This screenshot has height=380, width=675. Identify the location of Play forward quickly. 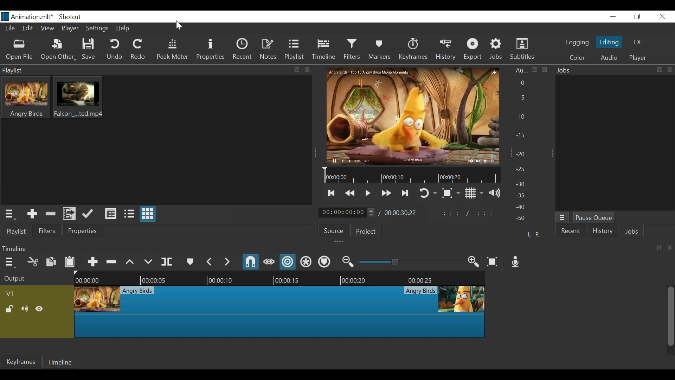
(386, 194).